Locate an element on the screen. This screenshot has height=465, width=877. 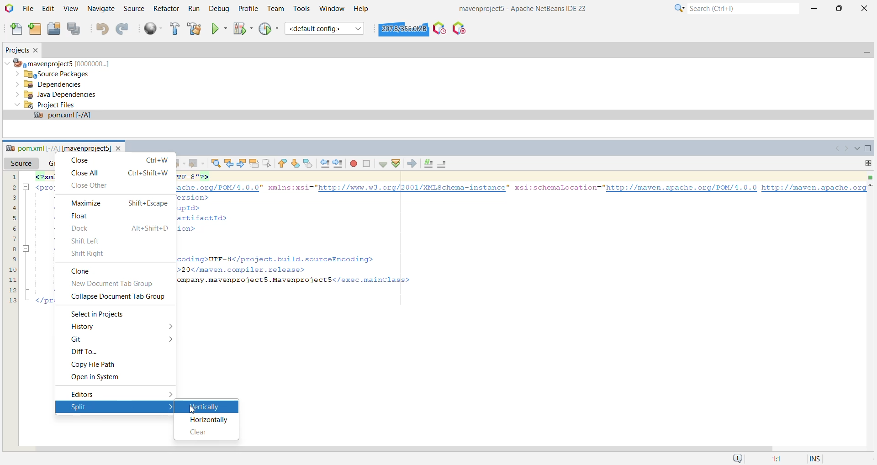
Application Name is located at coordinates (528, 8).